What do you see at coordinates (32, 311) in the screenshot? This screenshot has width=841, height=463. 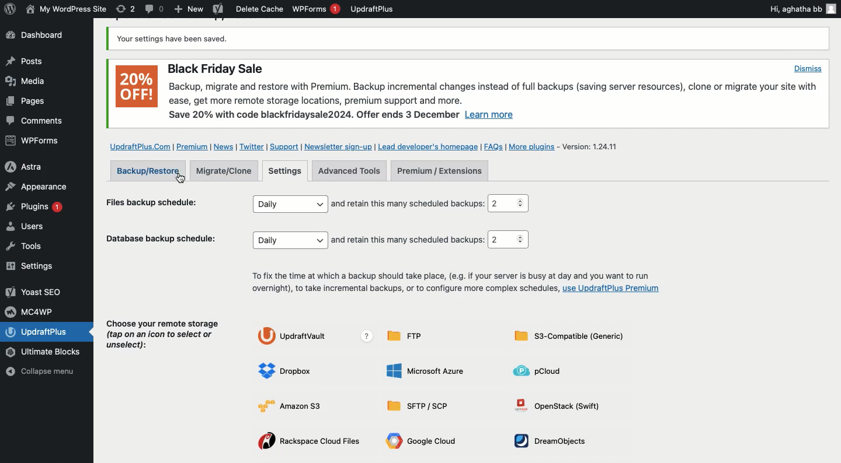 I see `MC4WP` at bounding box center [32, 311].